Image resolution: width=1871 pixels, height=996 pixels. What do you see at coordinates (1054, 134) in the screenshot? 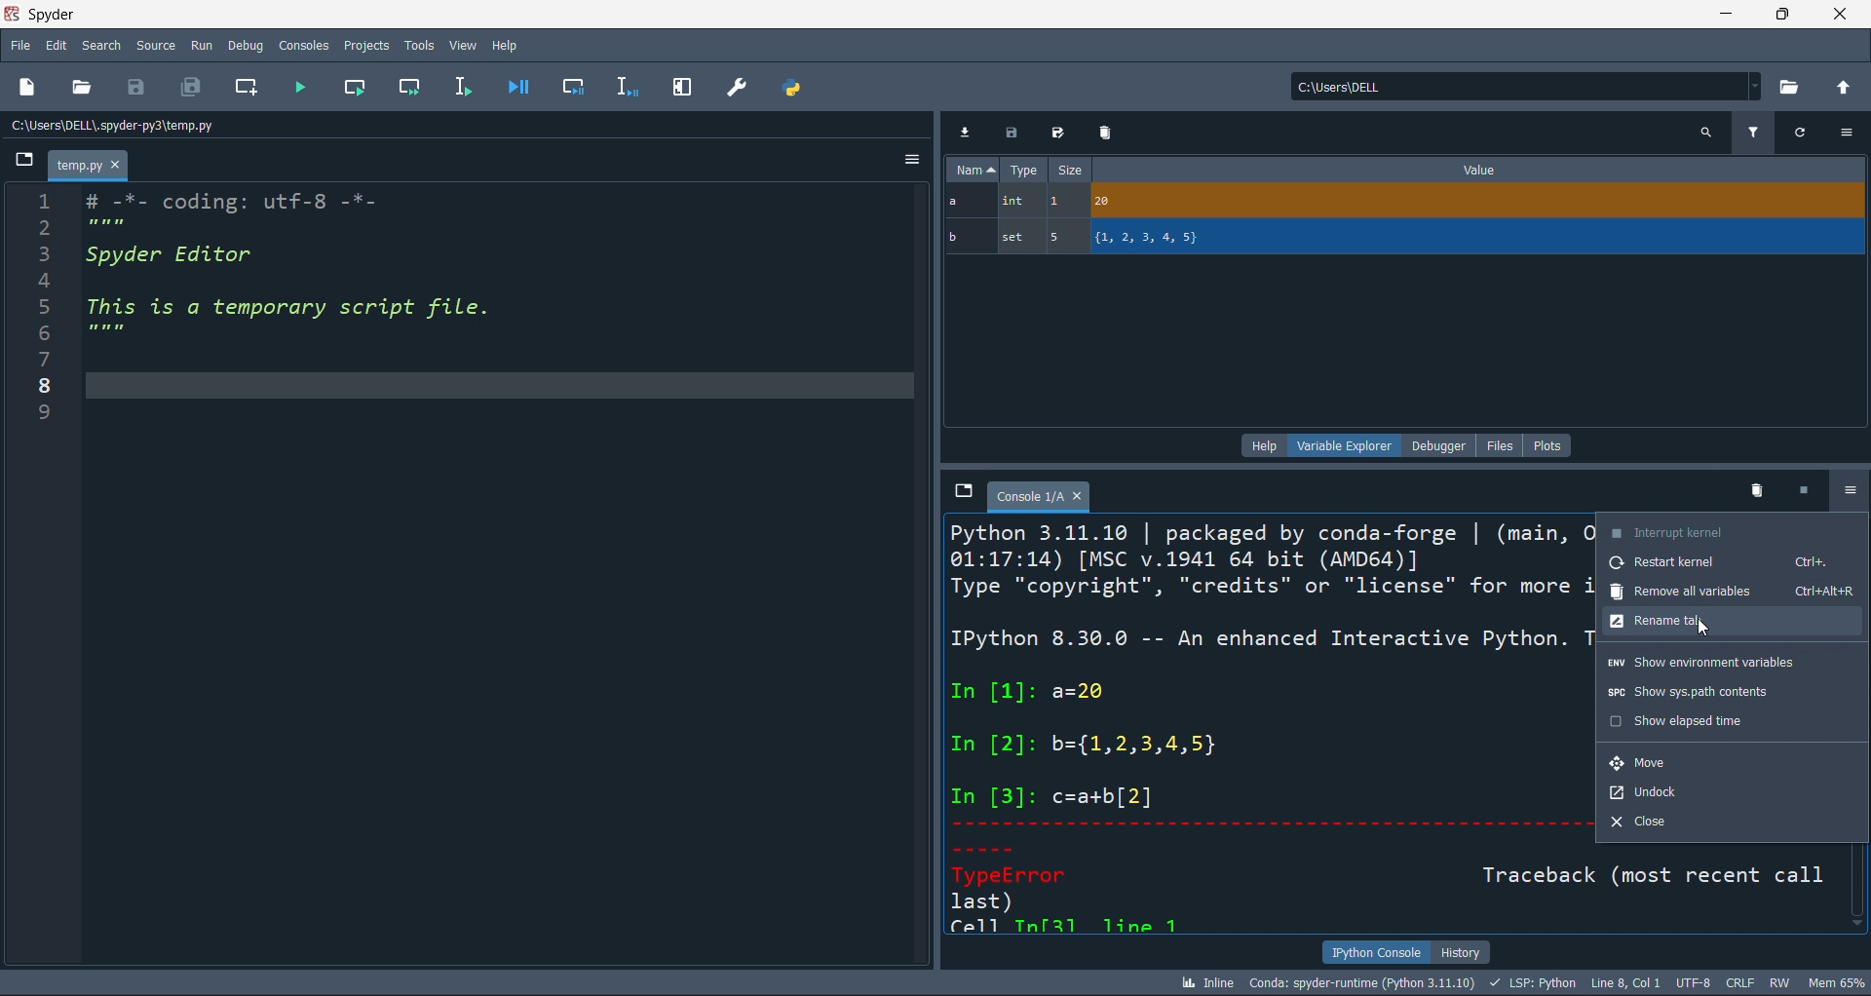
I see `save data as` at bounding box center [1054, 134].